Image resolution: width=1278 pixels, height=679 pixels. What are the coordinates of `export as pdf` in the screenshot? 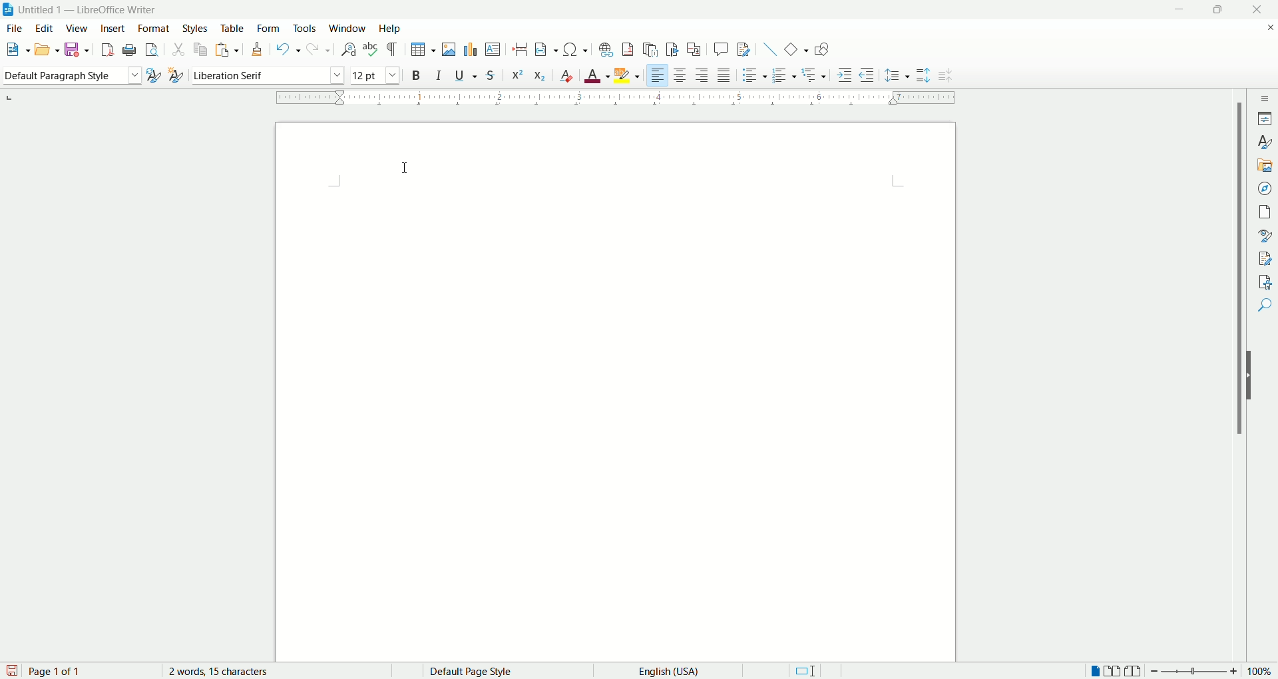 It's located at (105, 50).